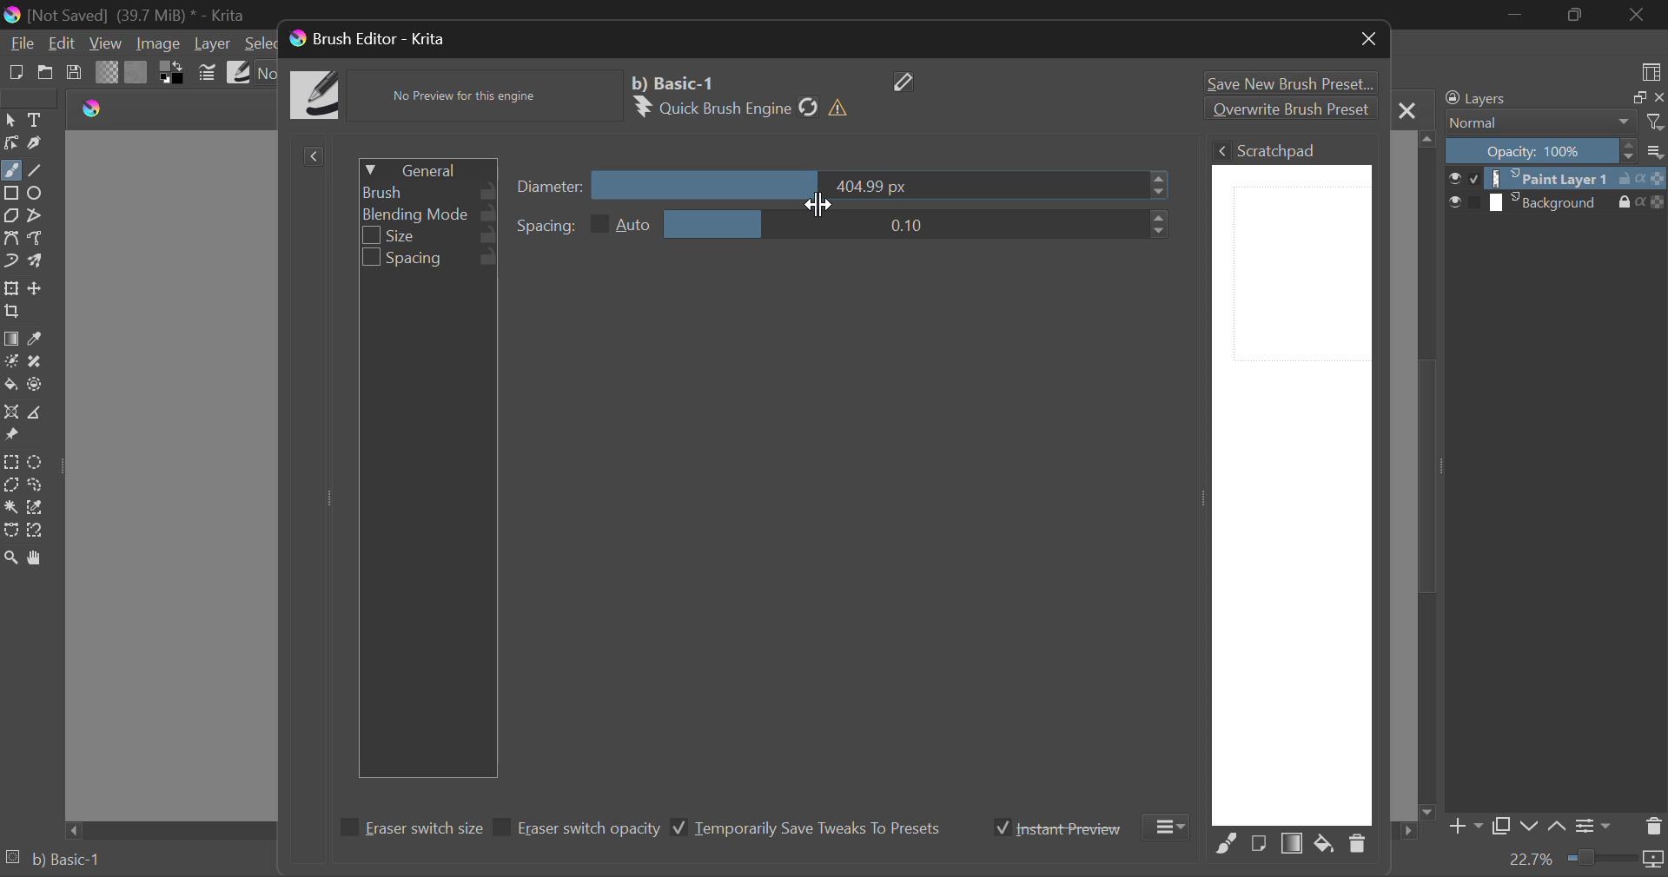  I want to click on Pan, so click(38, 557).